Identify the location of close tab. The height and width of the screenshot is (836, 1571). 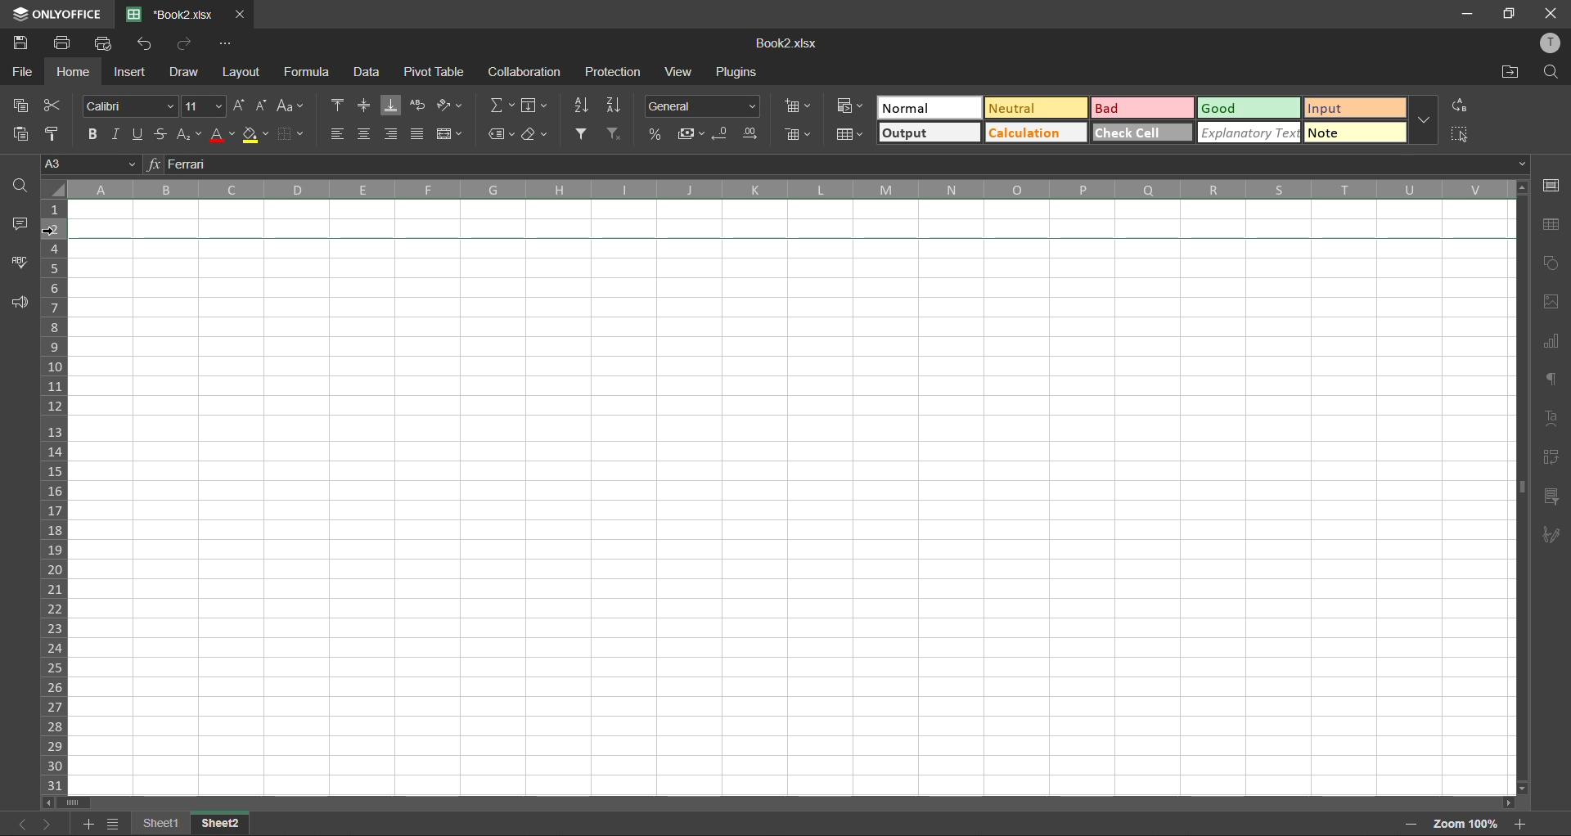
(242, 13).